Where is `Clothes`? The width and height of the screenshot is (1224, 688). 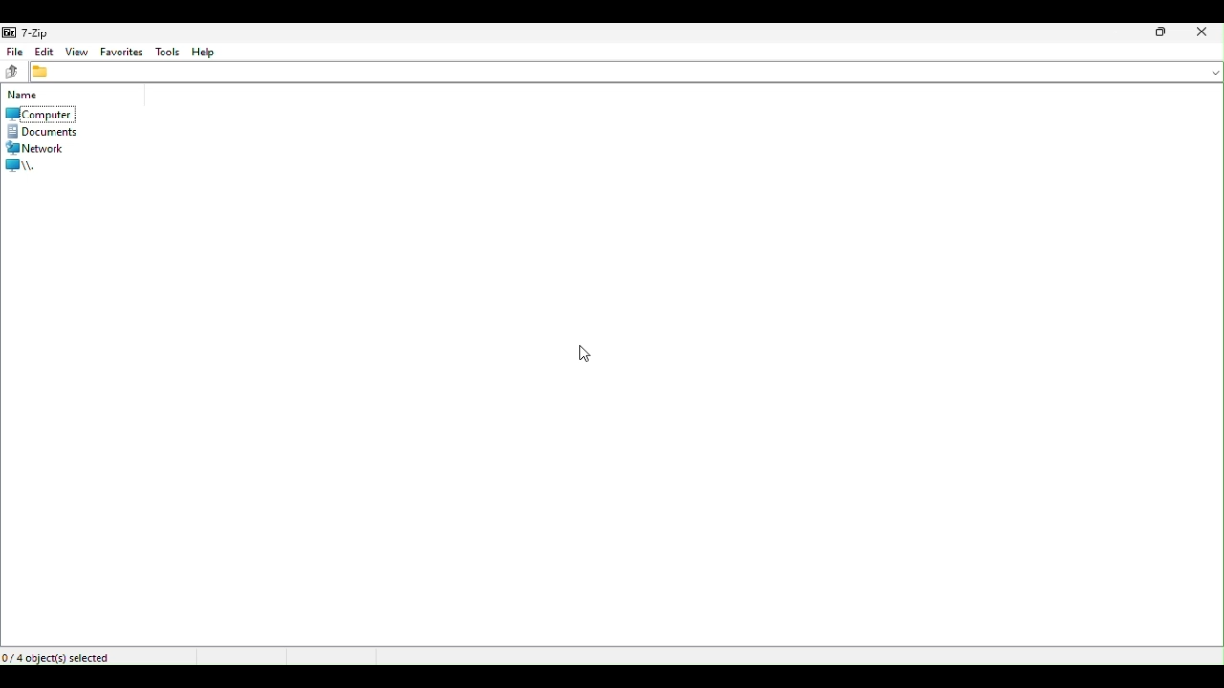
Clothes is located at coordinates (1206, 32).